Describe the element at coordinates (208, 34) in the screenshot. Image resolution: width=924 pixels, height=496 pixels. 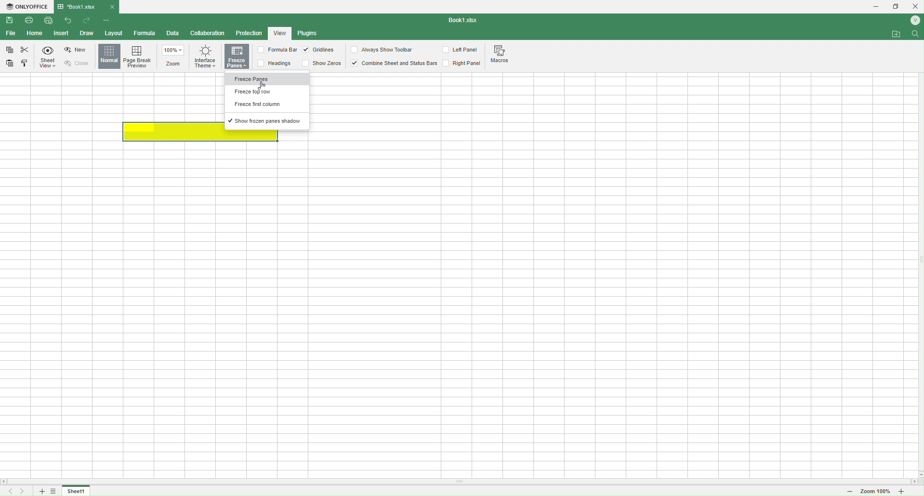
I see `Collaboration` at that location.